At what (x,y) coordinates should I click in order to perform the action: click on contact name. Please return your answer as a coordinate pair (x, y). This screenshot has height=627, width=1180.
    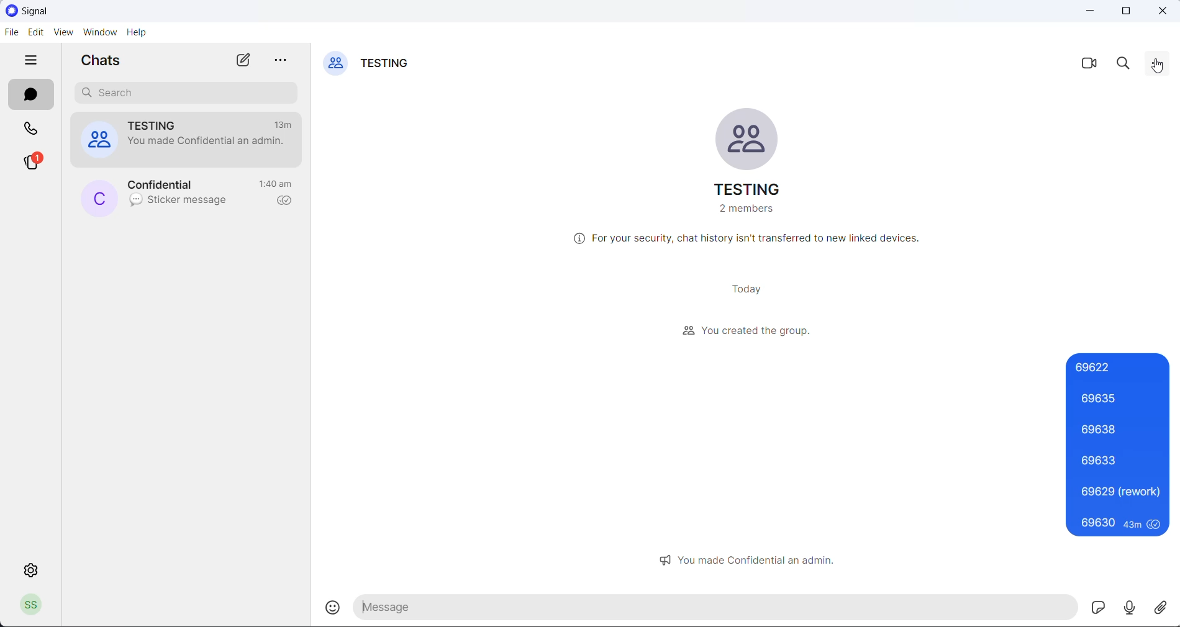
    Looking at the image, I should click on (170, 184).